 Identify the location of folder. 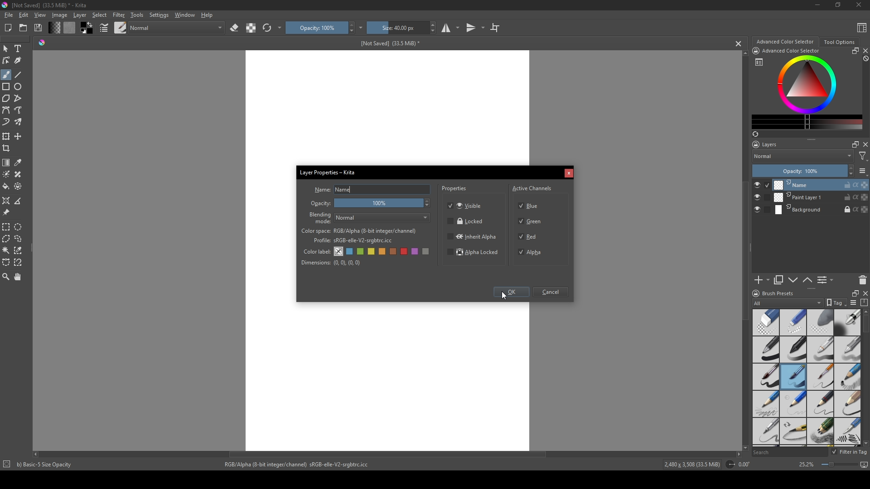
(23, 28).